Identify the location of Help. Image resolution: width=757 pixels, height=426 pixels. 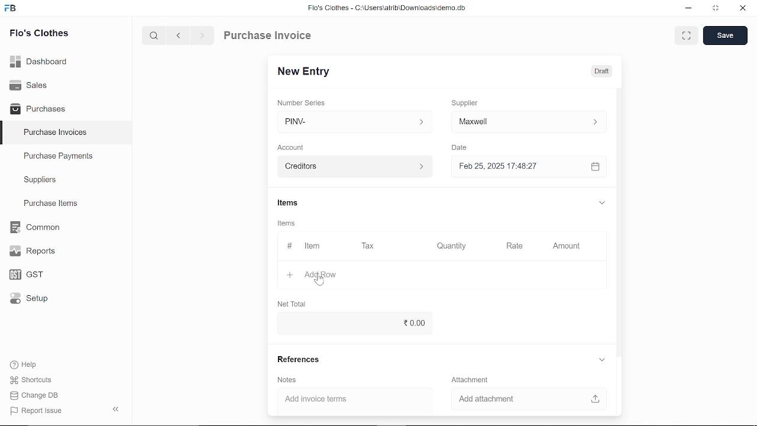
(25, 364).